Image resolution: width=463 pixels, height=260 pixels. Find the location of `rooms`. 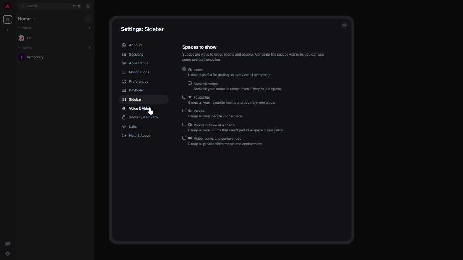

rooms is located at coordinates (26, 48).